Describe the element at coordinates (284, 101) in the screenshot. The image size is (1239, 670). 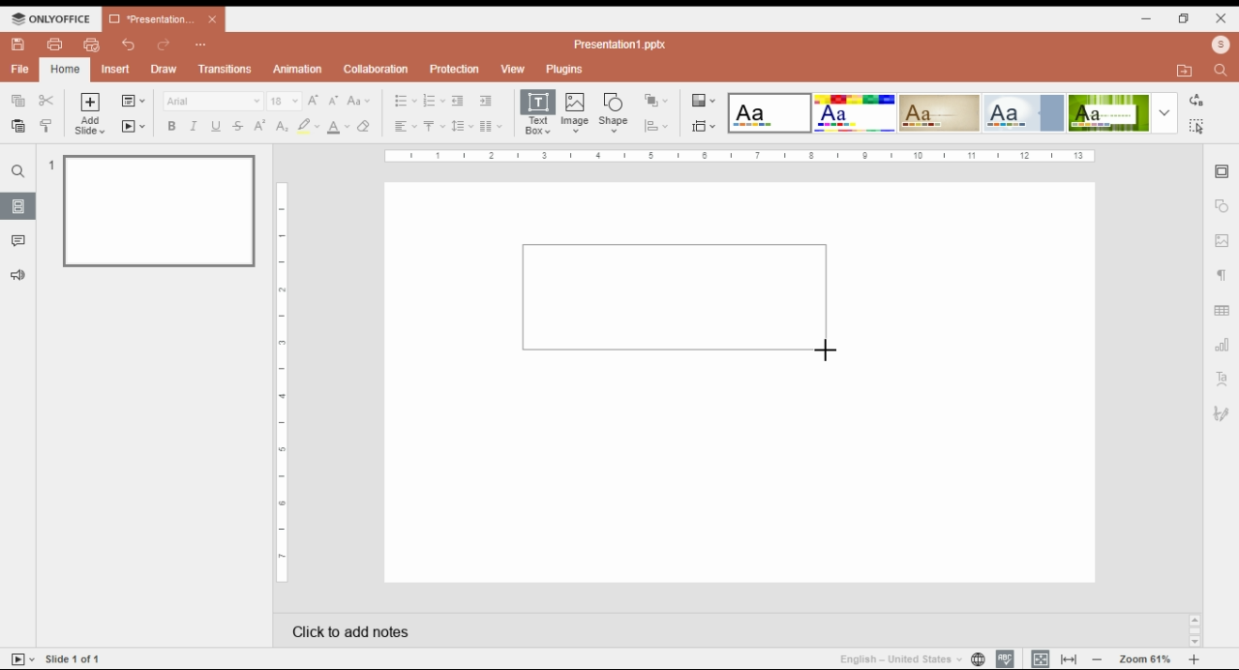
I see `font size` at that location.